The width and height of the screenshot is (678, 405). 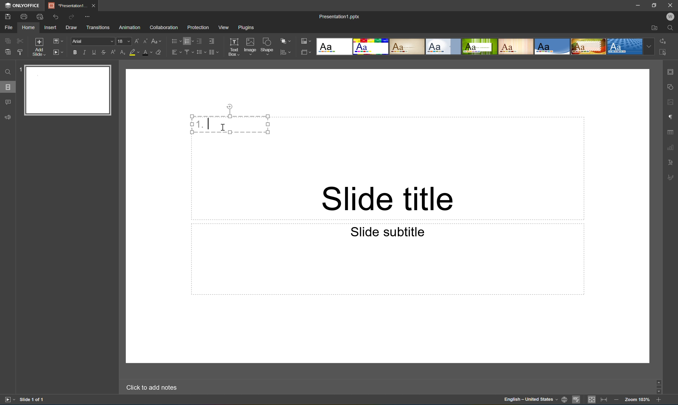 What do you see at coordinates (25, 17) in the screenshot?
I see `Print file` at bounding box center [25, 17].